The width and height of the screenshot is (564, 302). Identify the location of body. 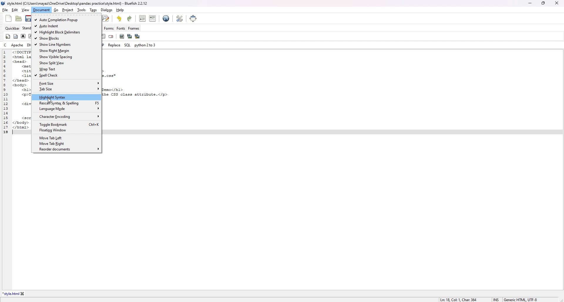
(16, 37).